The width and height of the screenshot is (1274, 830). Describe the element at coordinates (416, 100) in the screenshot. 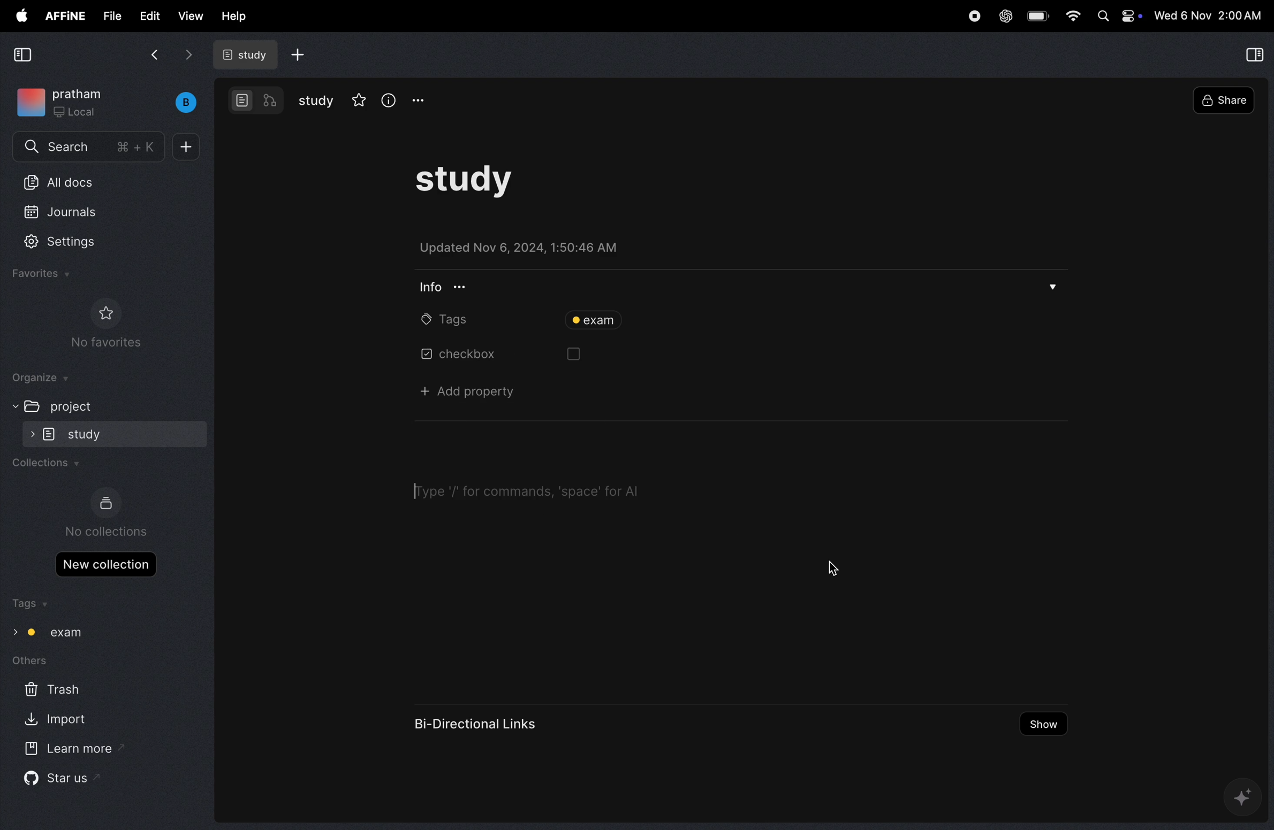

I see `options` at that location.